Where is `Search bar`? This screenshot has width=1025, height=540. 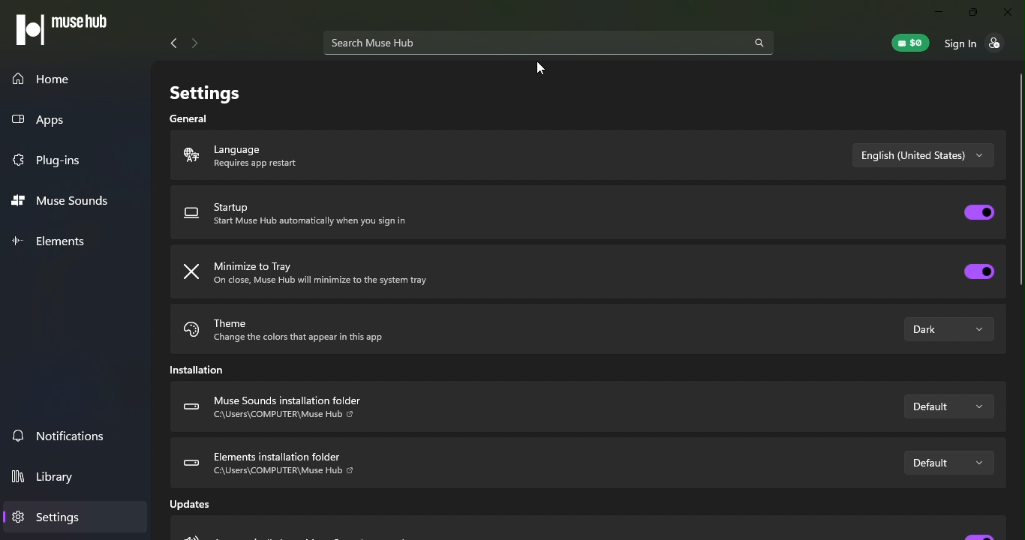
Search bar is located at coordinates (549, 45).